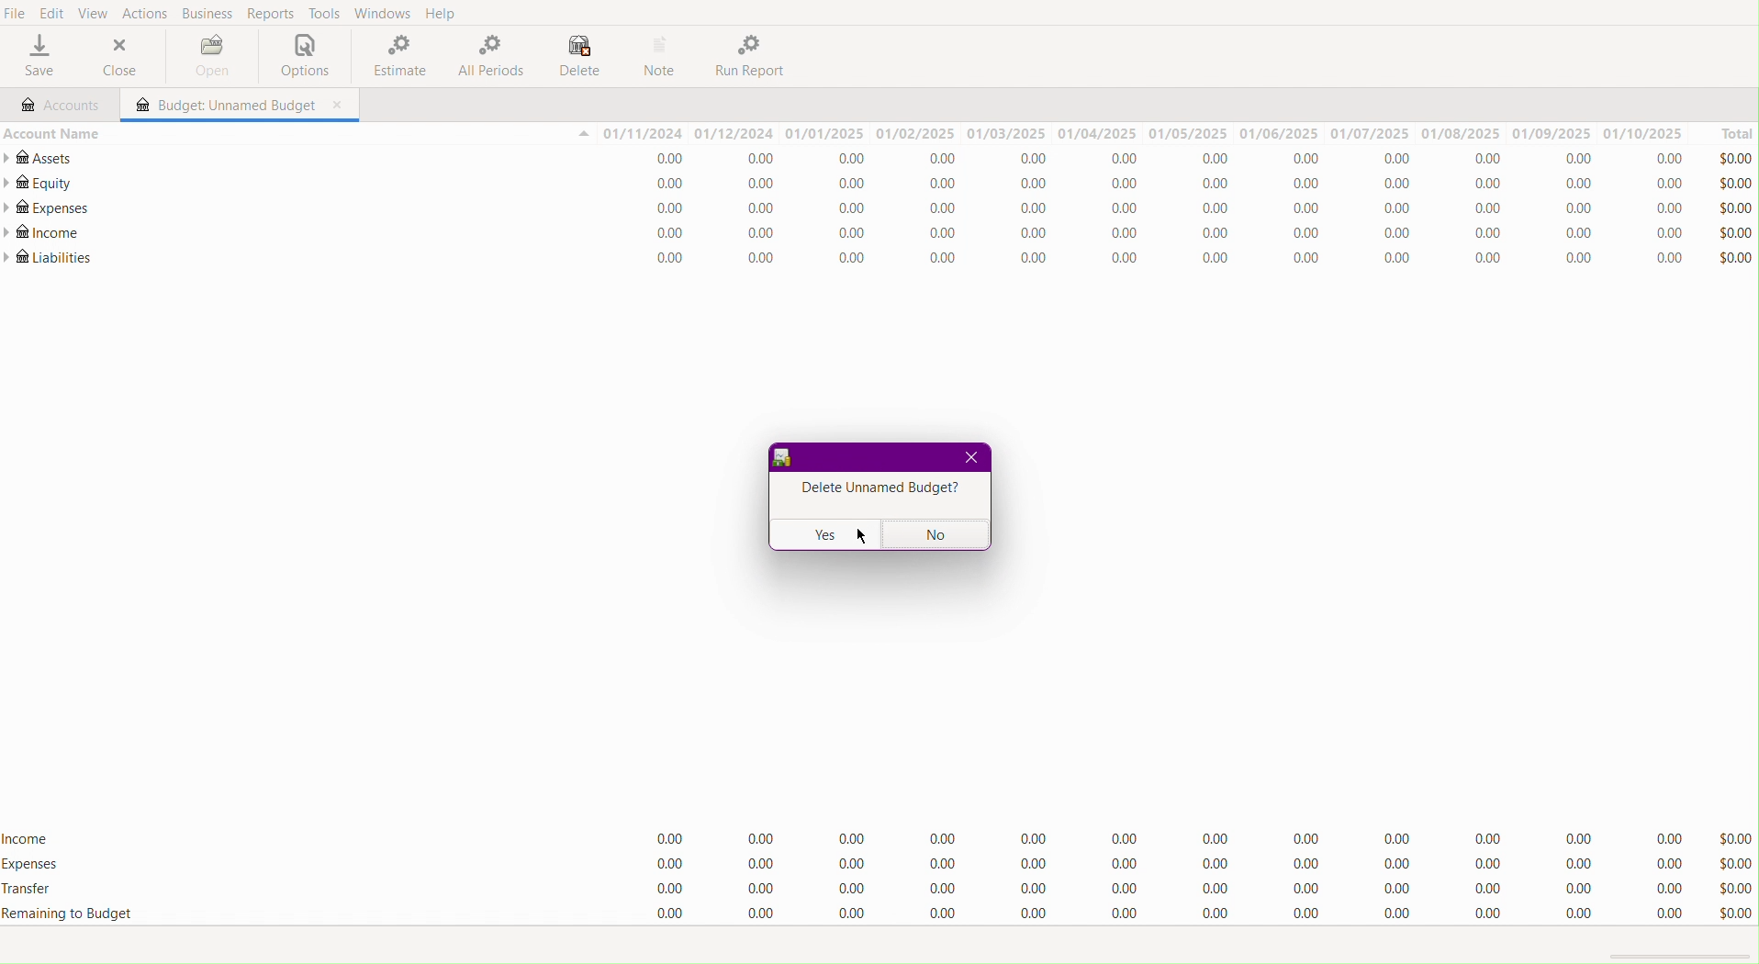 This screenshot has width=1759, height=964. Describe the element at coordinates (1736, 206) in the screenshot. I see `Total Values` at that location.